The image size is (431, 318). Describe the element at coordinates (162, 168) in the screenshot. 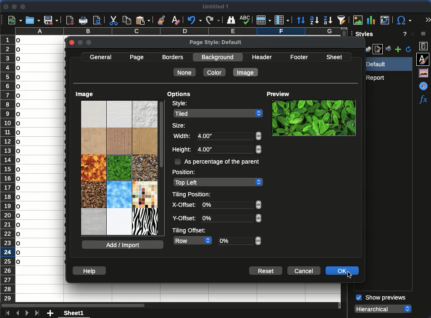

I see `scroll` at that location.